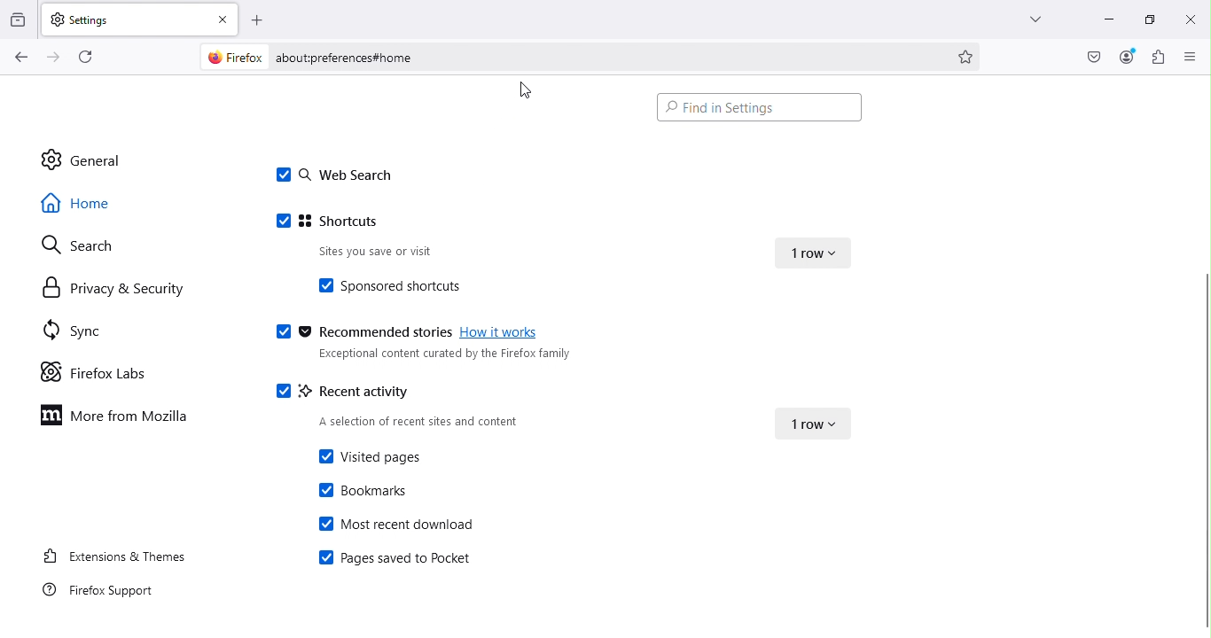  What do you see at coordinates (106, 591) in the screenshot?
I see `Firefox support` at bounding box center [106, 591].